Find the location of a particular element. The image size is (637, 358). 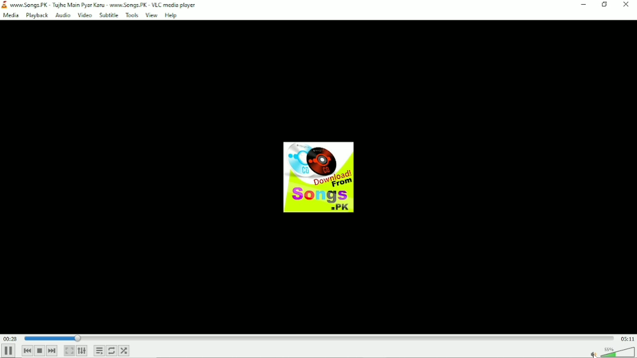

Audio is located at coordinates (62, 15).